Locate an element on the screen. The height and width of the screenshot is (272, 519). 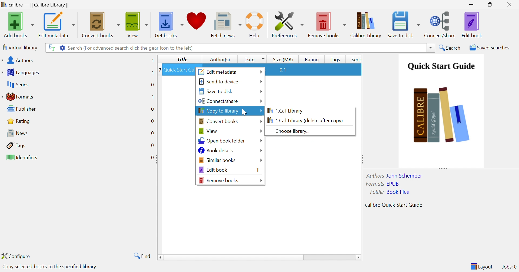
Authors: John Schember is located at coordinates (395, 175).